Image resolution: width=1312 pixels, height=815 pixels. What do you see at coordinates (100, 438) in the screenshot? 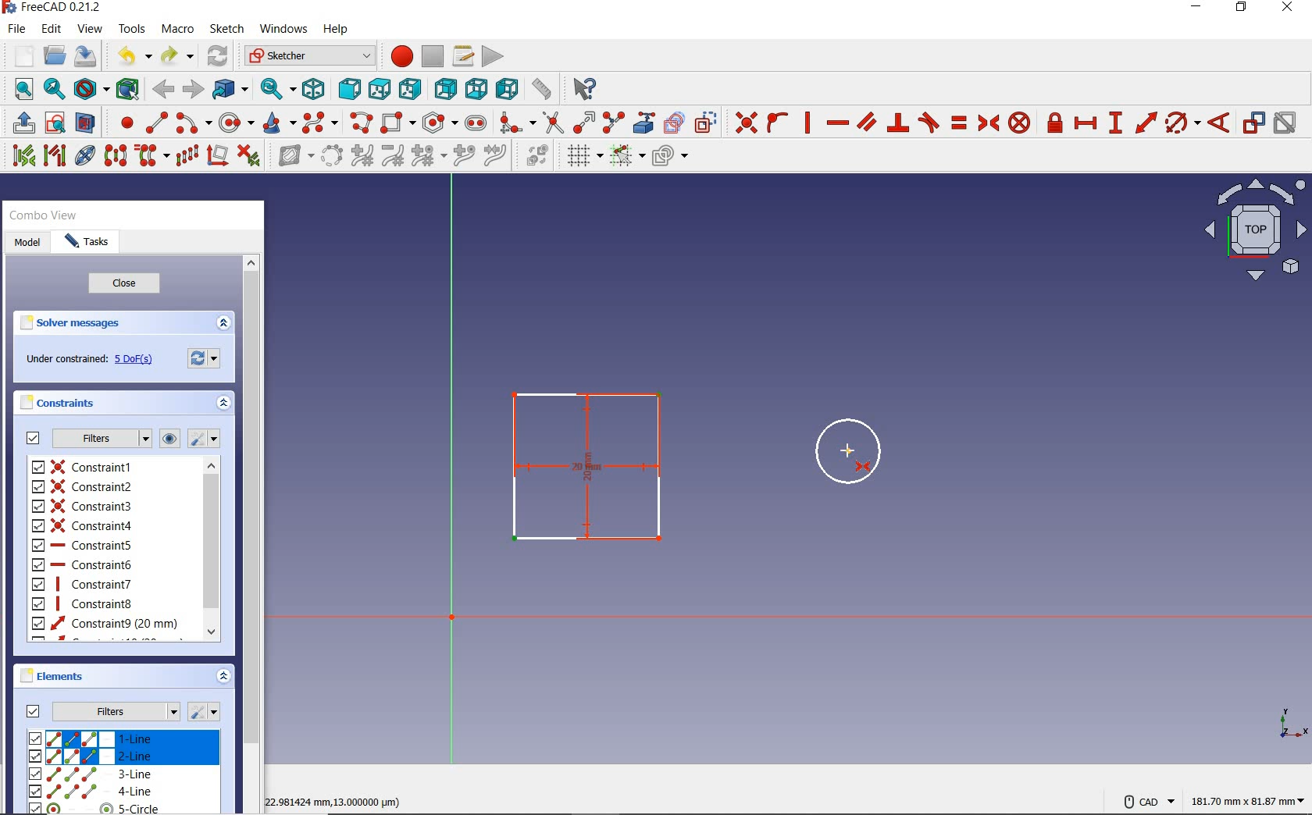
I see `filters` at bounding box center [100, 438].